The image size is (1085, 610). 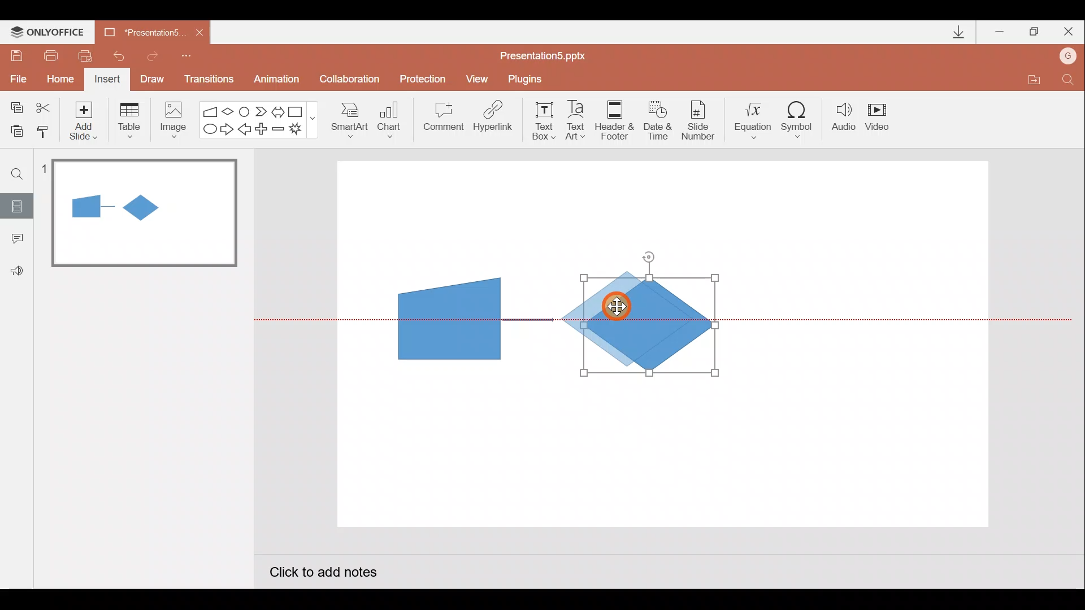 I want to click on Undo, so click(x=121, y=56).